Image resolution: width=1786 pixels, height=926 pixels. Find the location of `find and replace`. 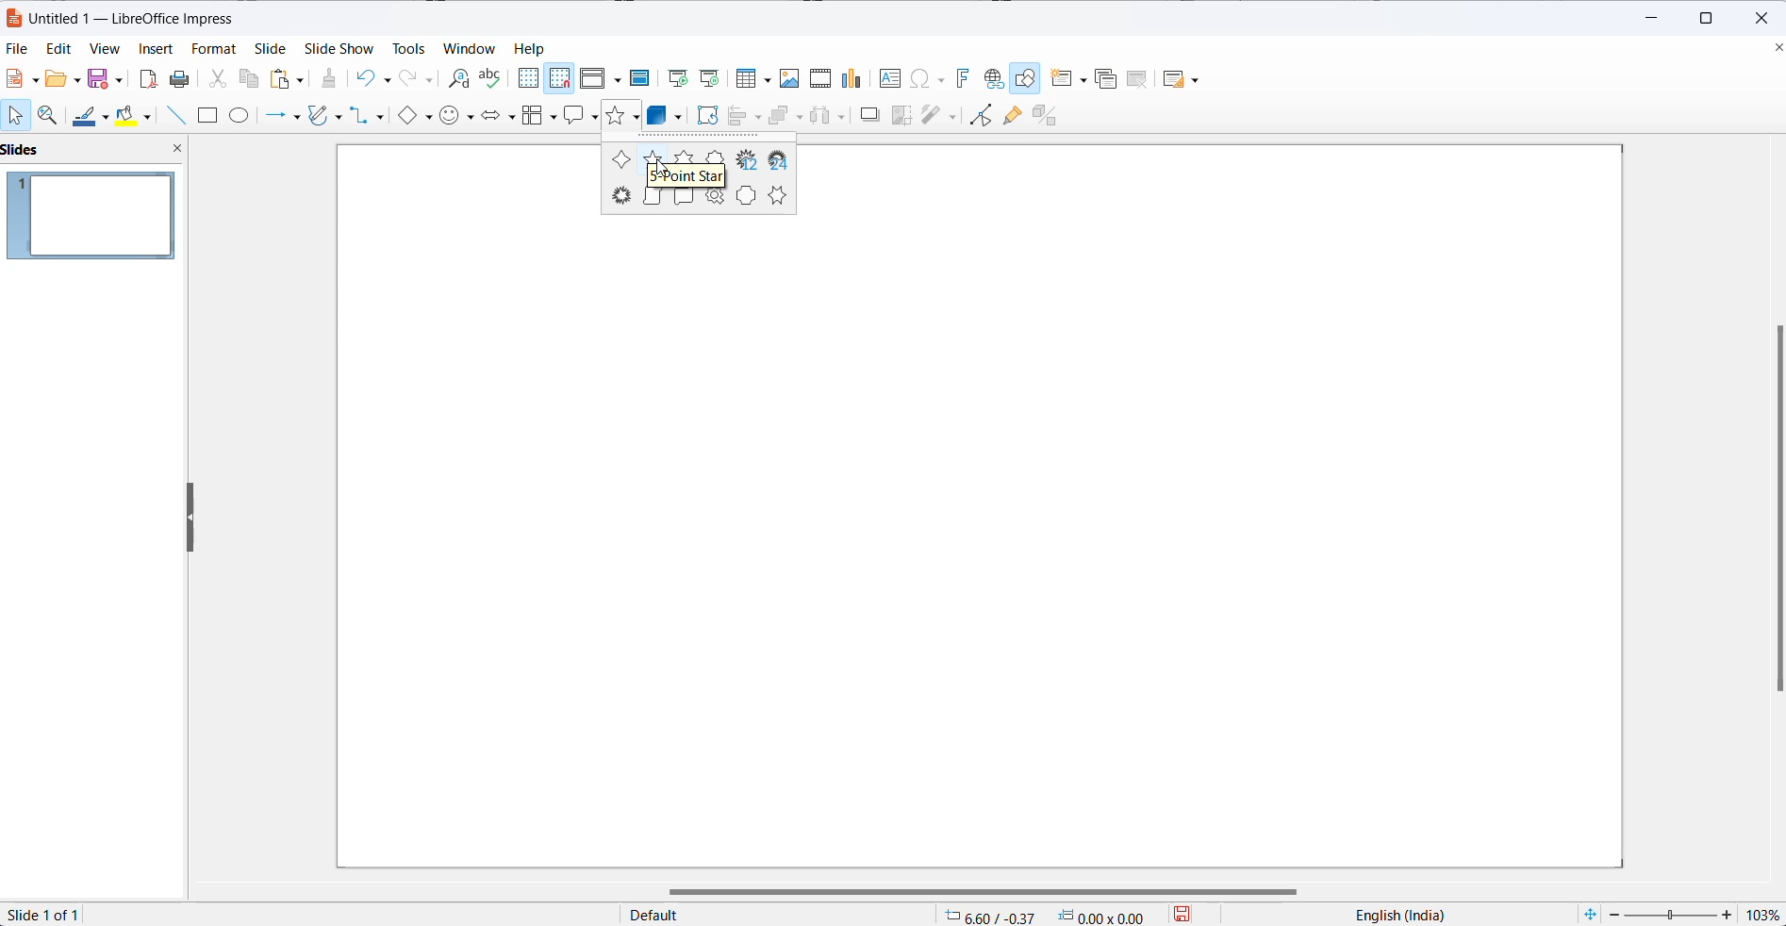

find and replace is located at coordinates (456, 80).